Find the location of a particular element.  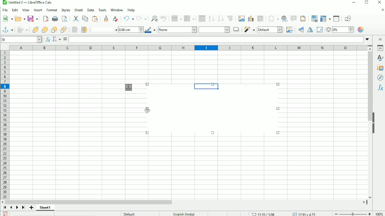

Send to back is located at coordinates (64, 29).